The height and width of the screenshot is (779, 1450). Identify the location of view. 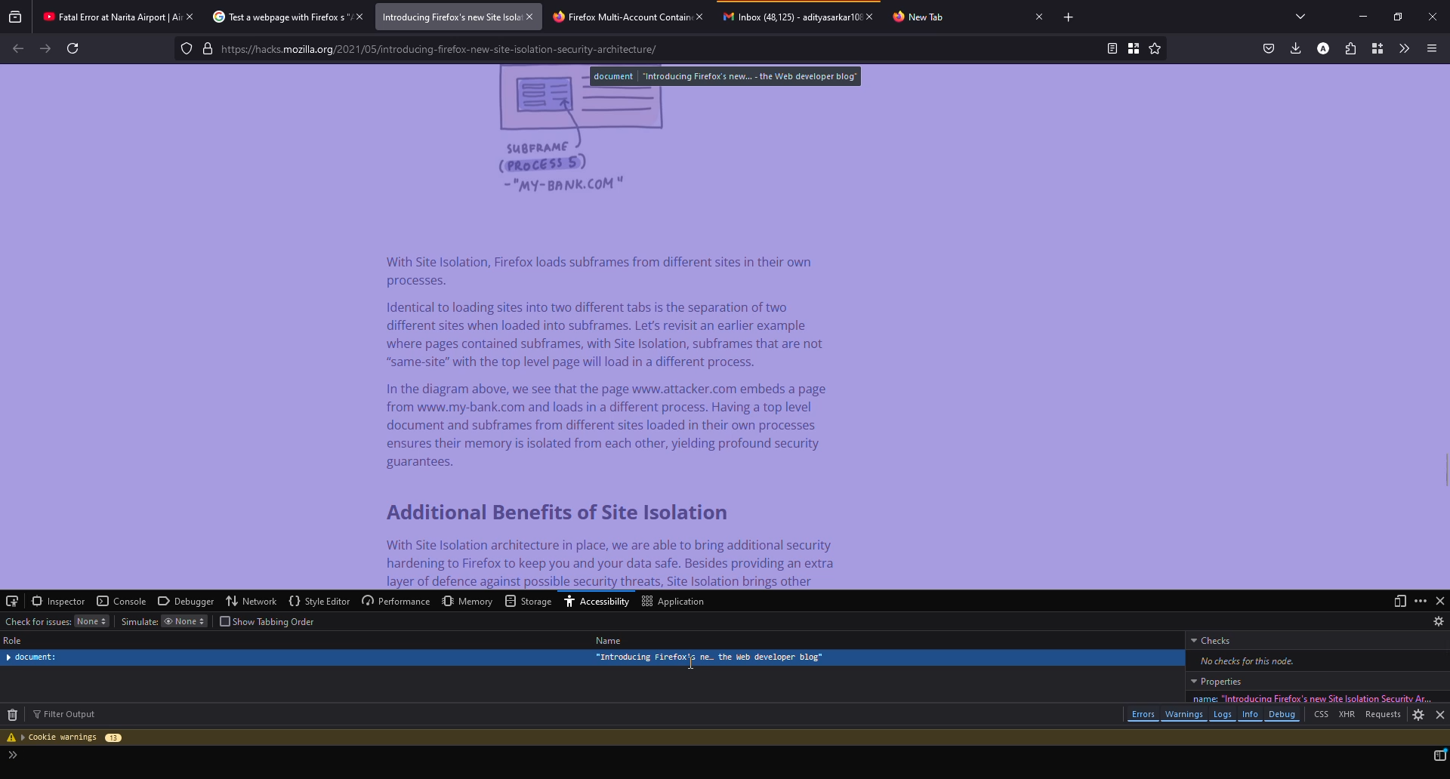
(1398, 601).